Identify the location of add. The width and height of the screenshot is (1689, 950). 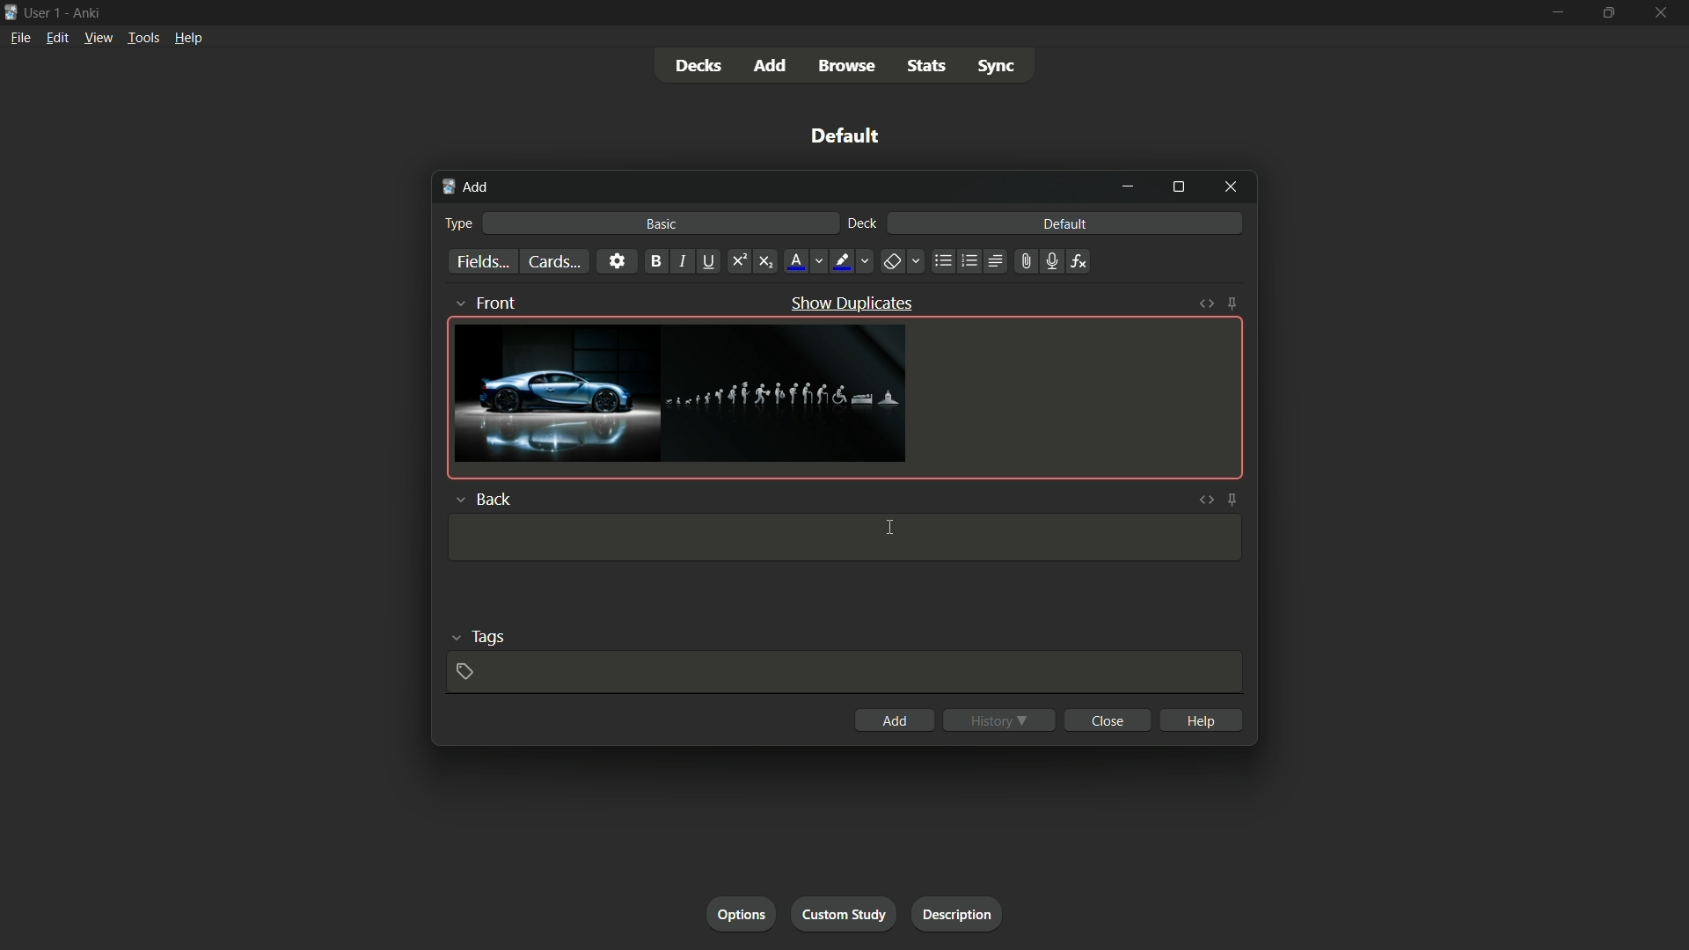
(894, 720).